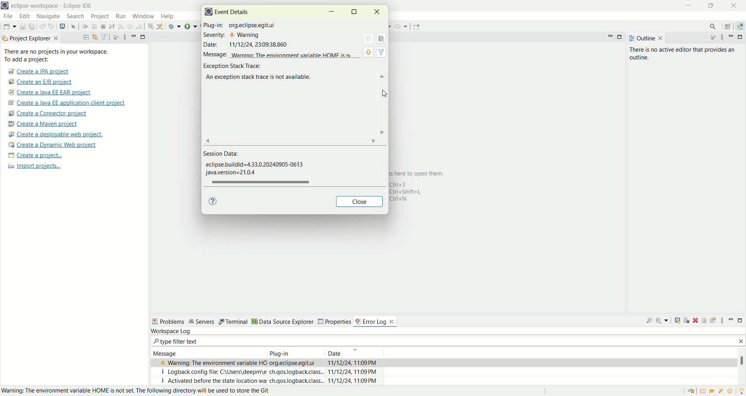 The image size is (746, 396). What do you see at coordinates (741, 38) in the screenshot?
I see `maximize` at bounding box center [741, 38].